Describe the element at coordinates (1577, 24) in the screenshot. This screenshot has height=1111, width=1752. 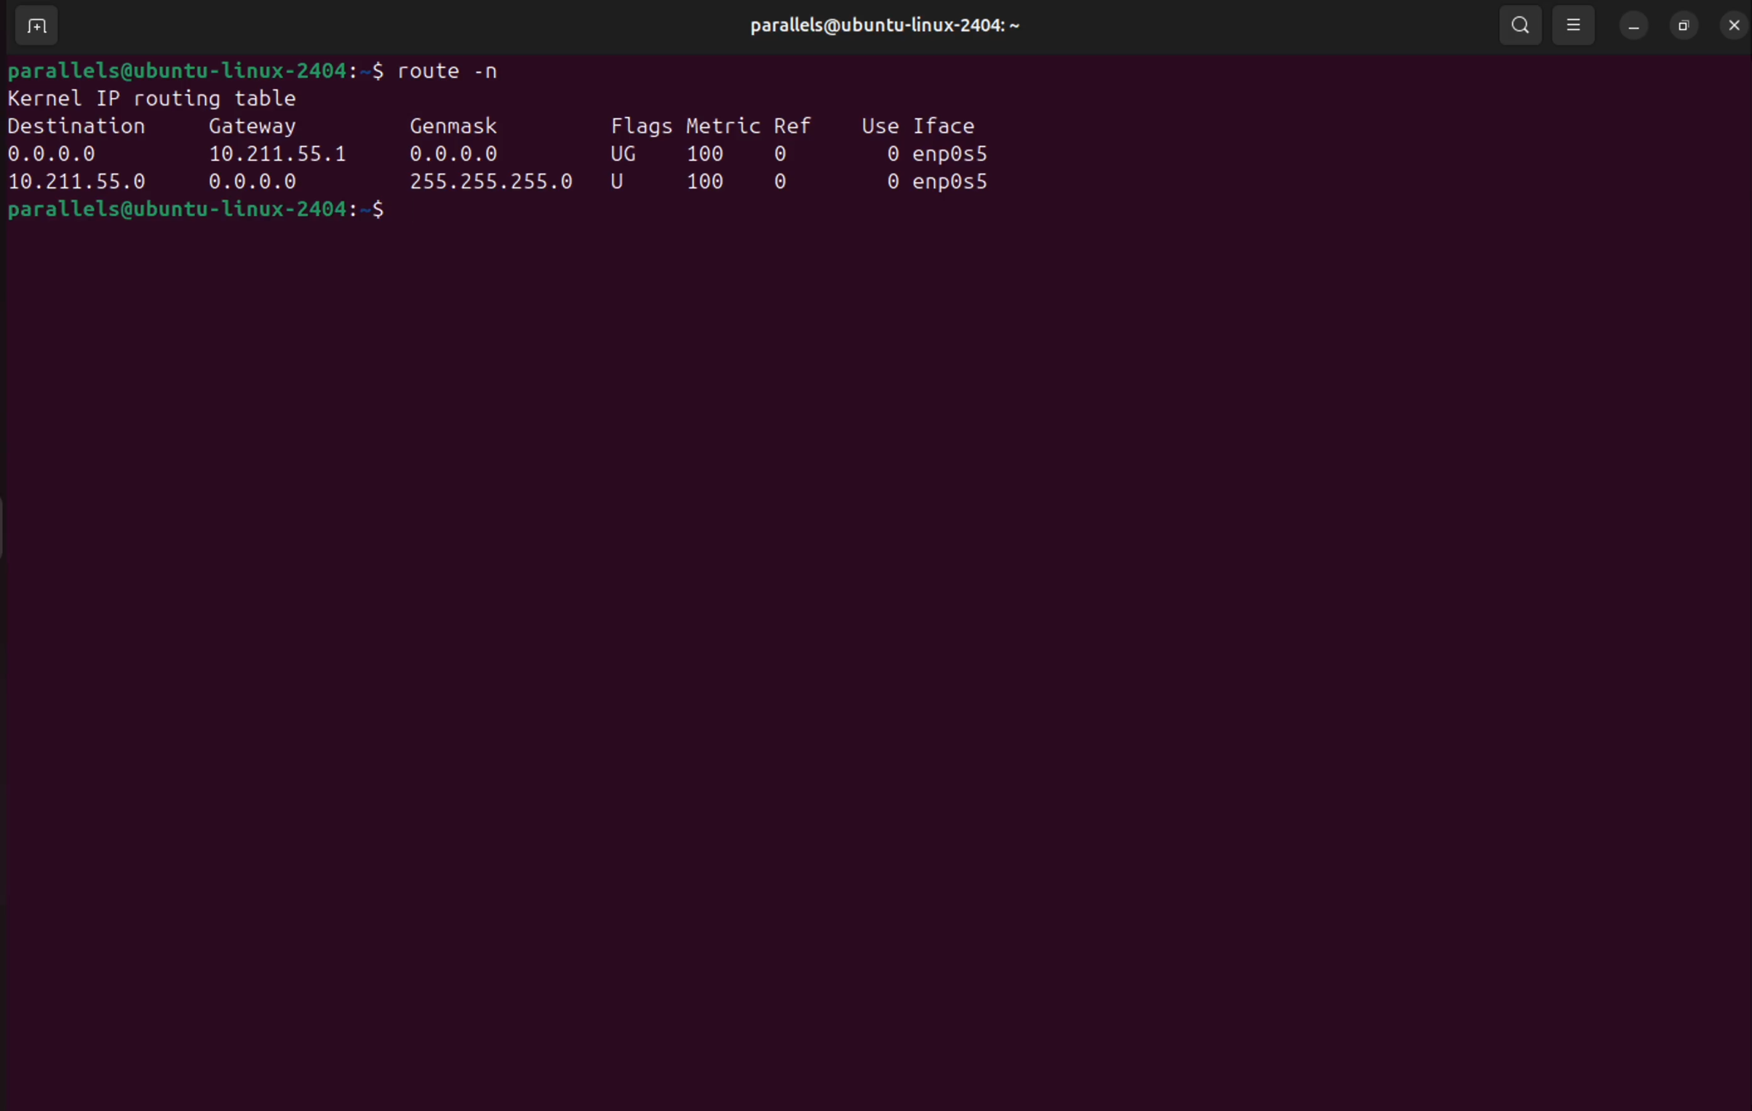
I see `view options` at that location.